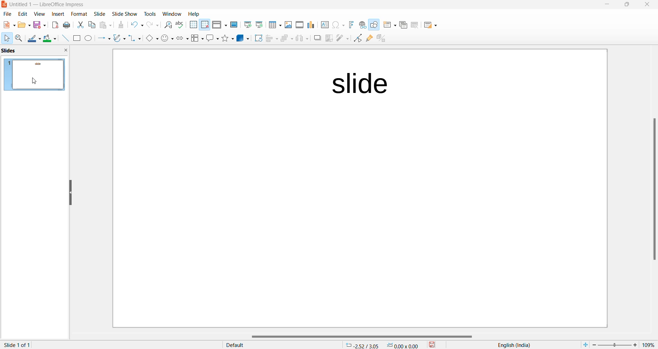 The height and width of the screenshot is (349, 658). I want to click on master slide, so click(234, 24).